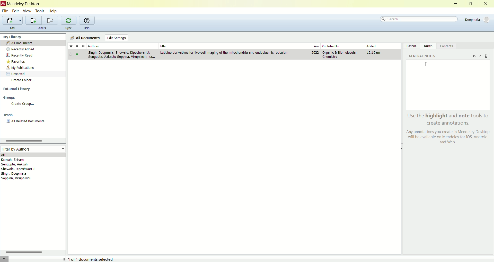 This screenshot has width=494, height=262. Describe the element at coordinates (22, 169) in the screenshot. I see `Shewale, Dipeshwari J` at that location.